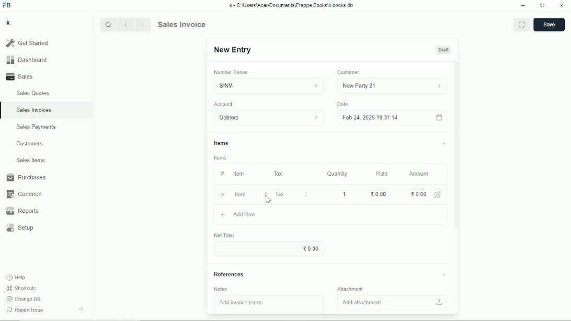 The width and height of the screenshot is (571, 321). What do you see at coordinates (27, 60) in the screenshot?
I see `Dashboard` at bounding box center [27, 60].